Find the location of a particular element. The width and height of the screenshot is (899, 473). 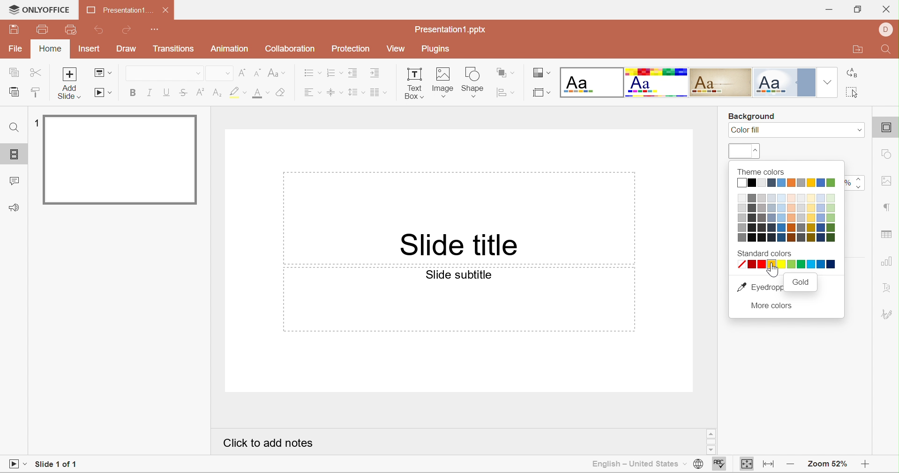

shape settings is located at coordinates (889, 155).